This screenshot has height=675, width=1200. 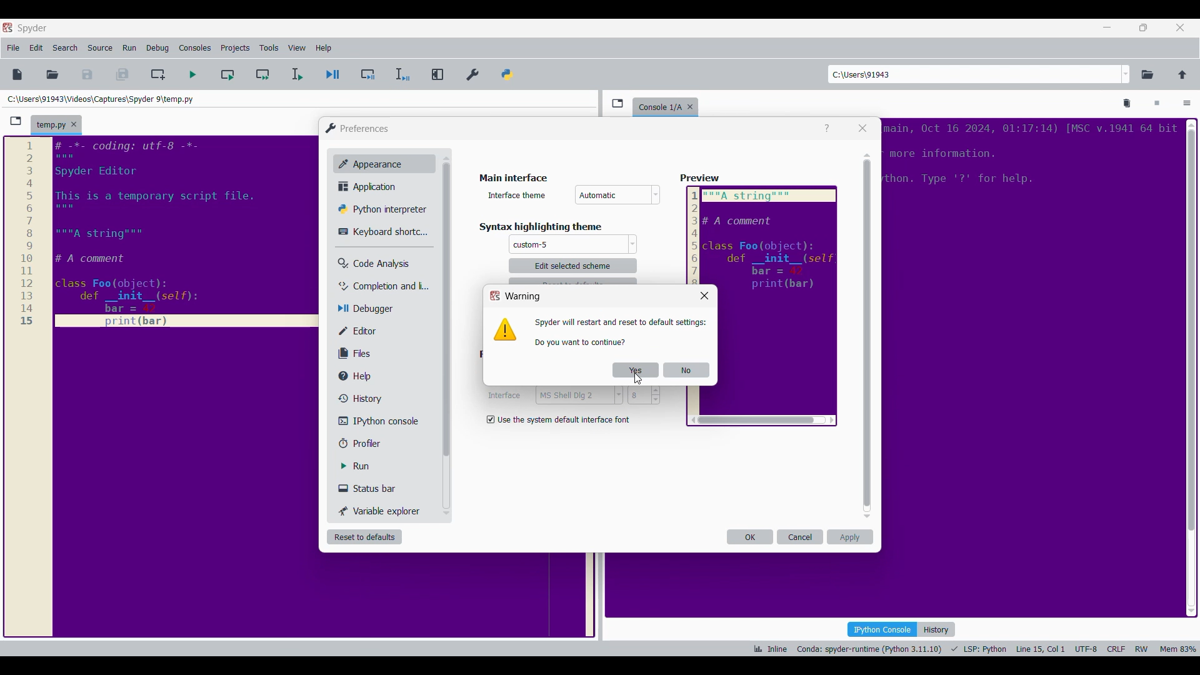 What do you see at coordinates (36, 48) in the screenshot?
I see `Edit menu` at bounding box center [36, 48].